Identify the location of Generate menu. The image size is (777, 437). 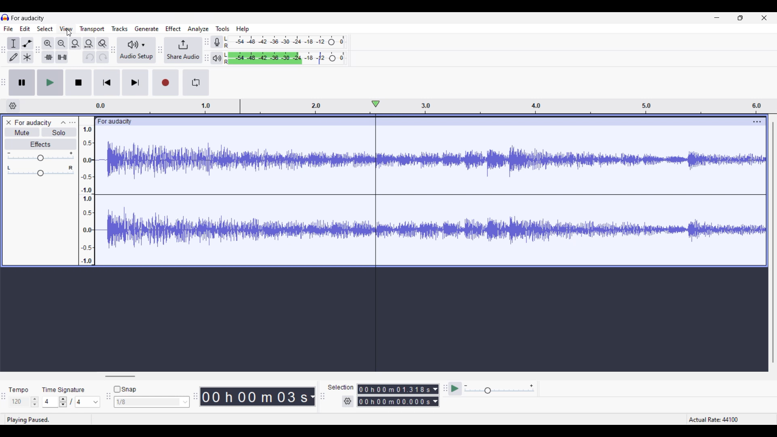
(146, 28).